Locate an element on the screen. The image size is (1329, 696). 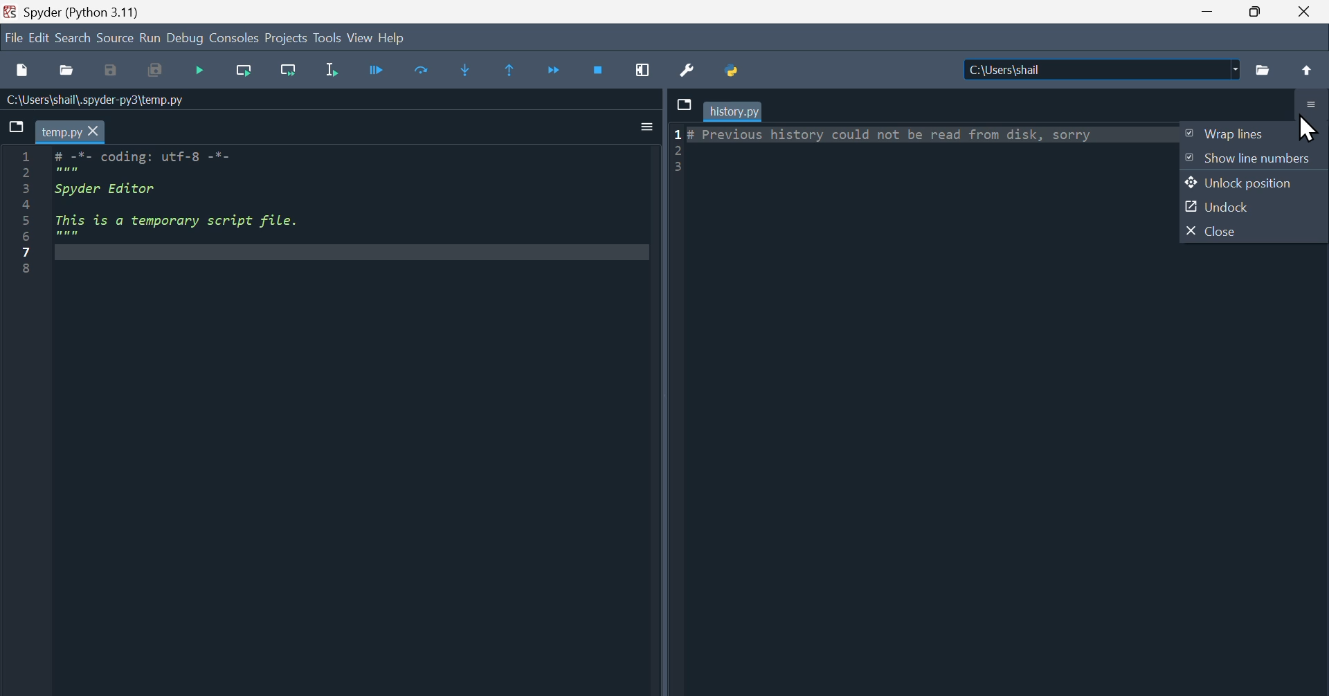
Run current line is located at coordinates (245, 71).